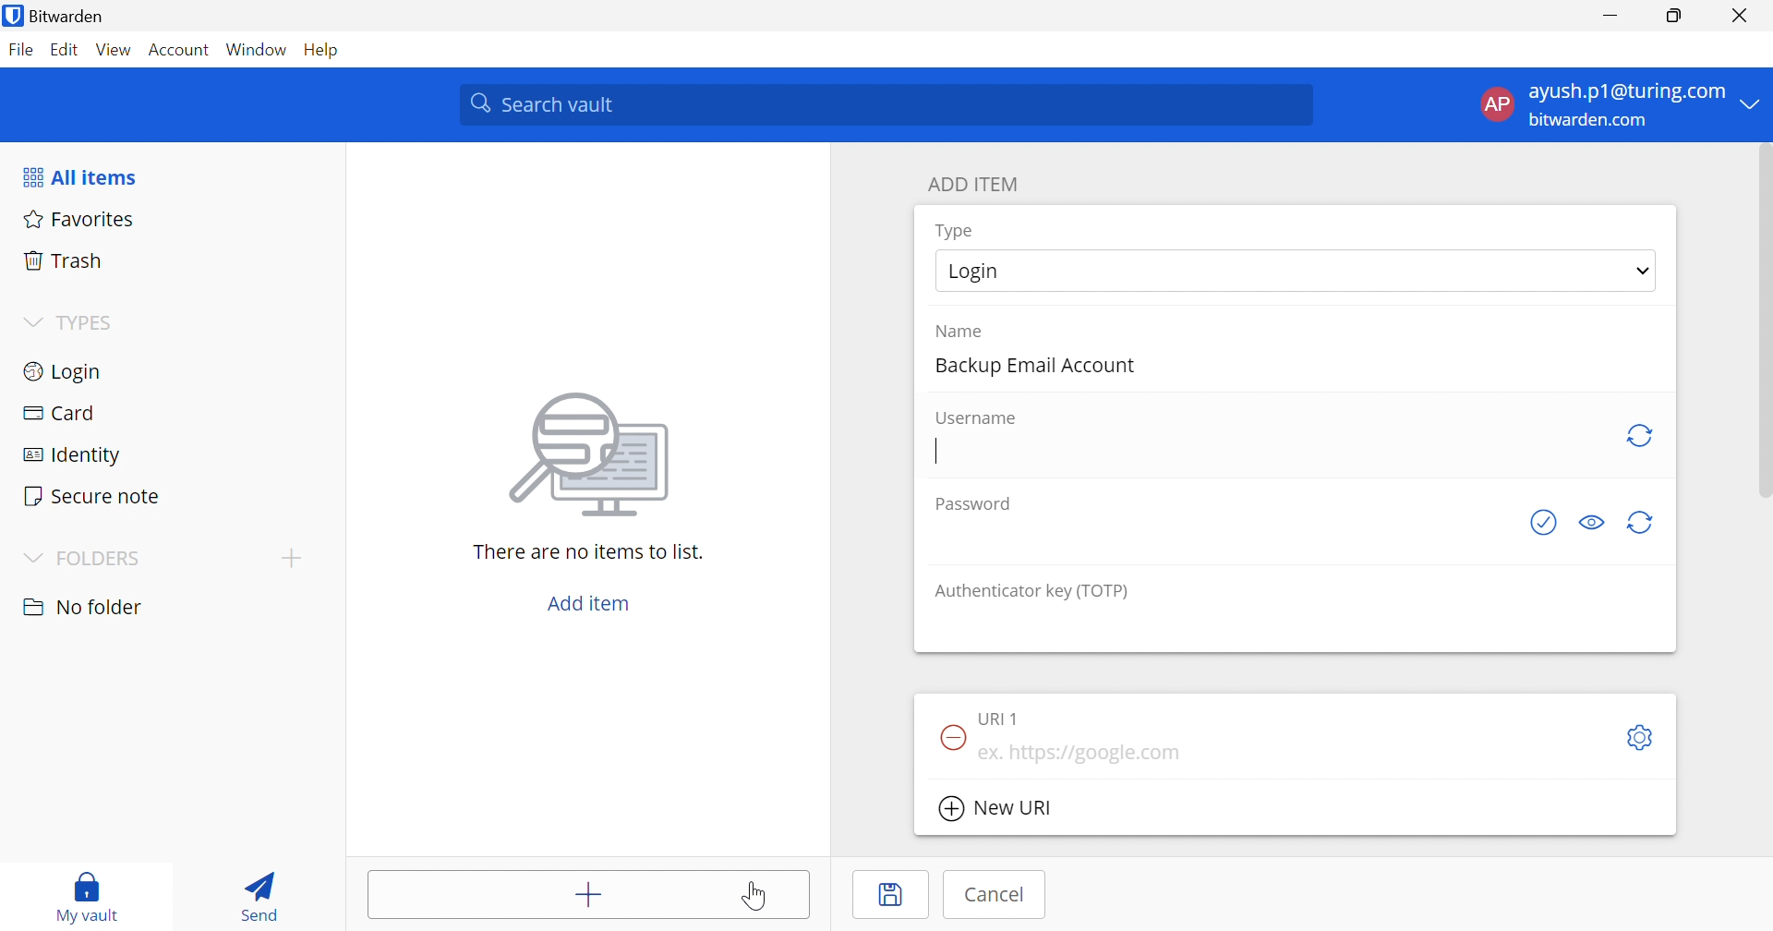 Image resolution: width=1773 pixels, height=931 pixels. Describe the element at coordinates (87, 321) in the screenshot. I see `TYPES` at that location.